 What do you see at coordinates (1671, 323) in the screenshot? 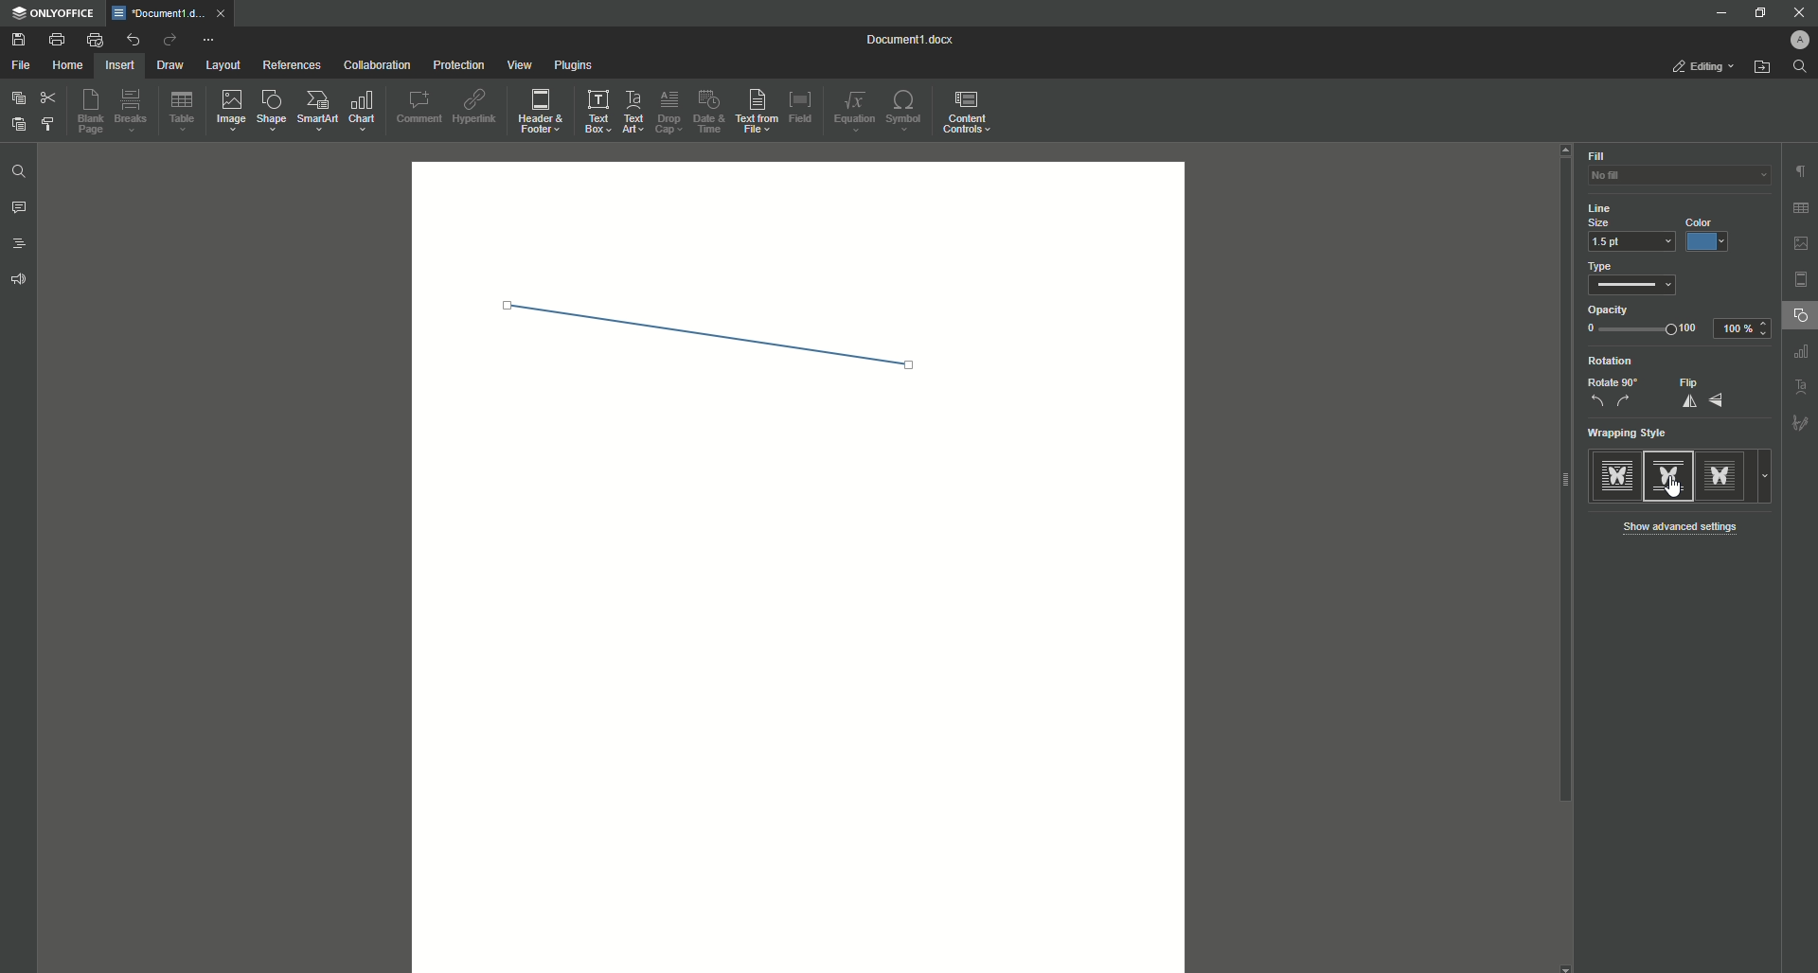
I see `Opacity` at bounding box center [1671, 323].